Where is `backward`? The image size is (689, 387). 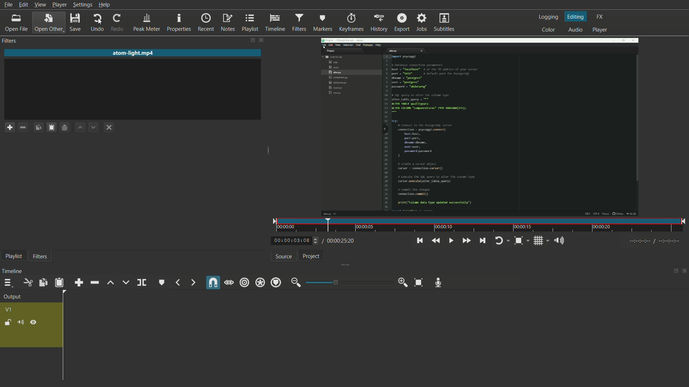
backward is located at coordinates (79, 126).